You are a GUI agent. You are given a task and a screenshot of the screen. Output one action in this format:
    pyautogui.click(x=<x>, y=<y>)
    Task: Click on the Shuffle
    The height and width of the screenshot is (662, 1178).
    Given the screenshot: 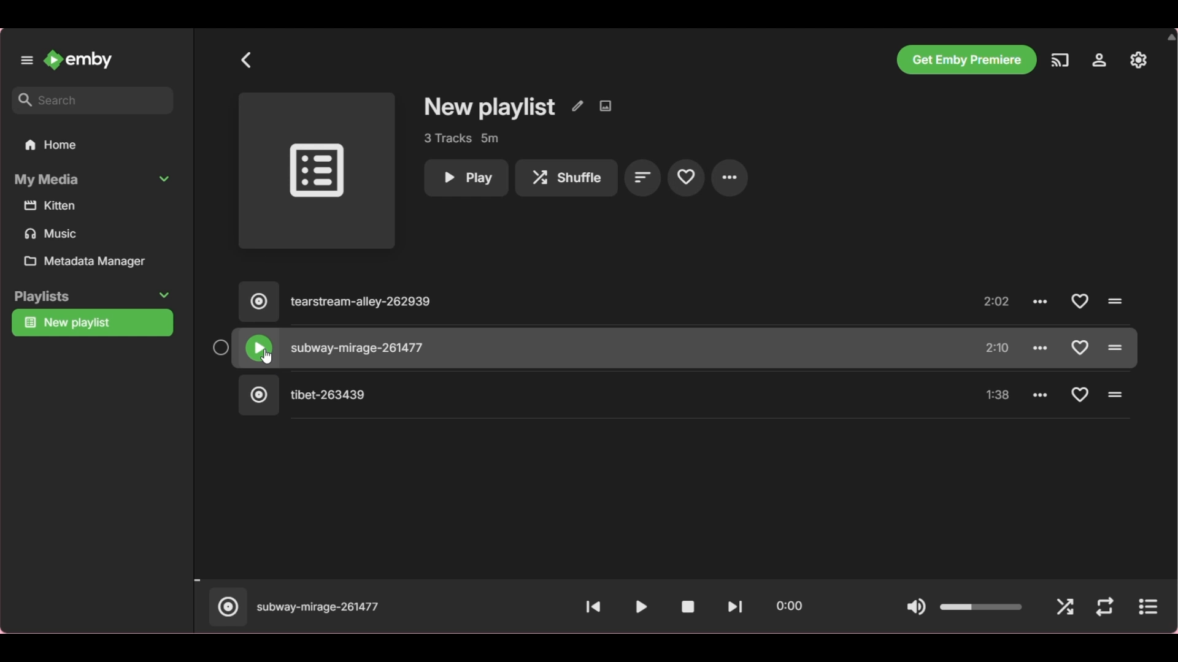 What is the action you would take?
    pyautogui.click(x=566, y=178)
    